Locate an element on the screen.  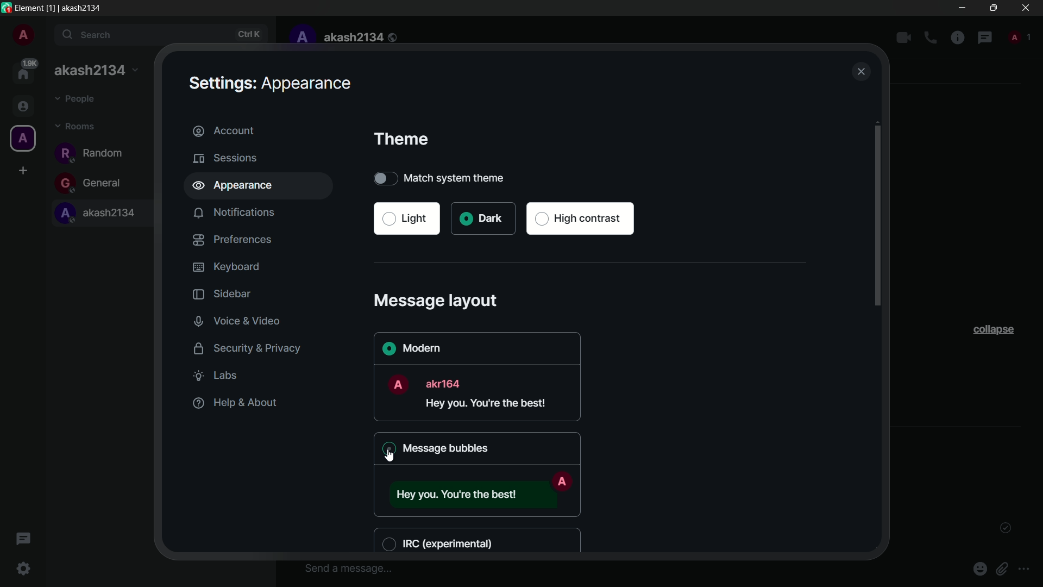
random channel is located at coordinates (92, 153).